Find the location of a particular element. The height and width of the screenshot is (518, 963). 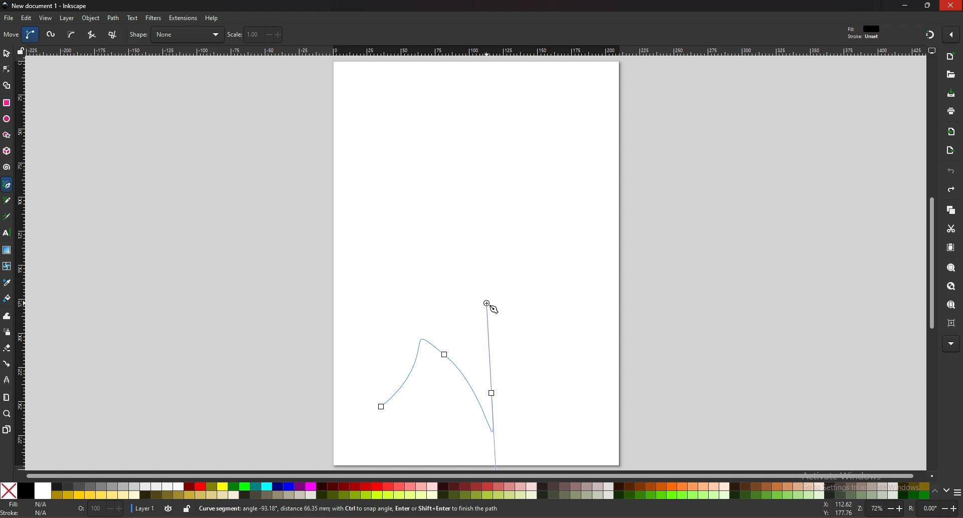

info is located at coordinates (376, 509).